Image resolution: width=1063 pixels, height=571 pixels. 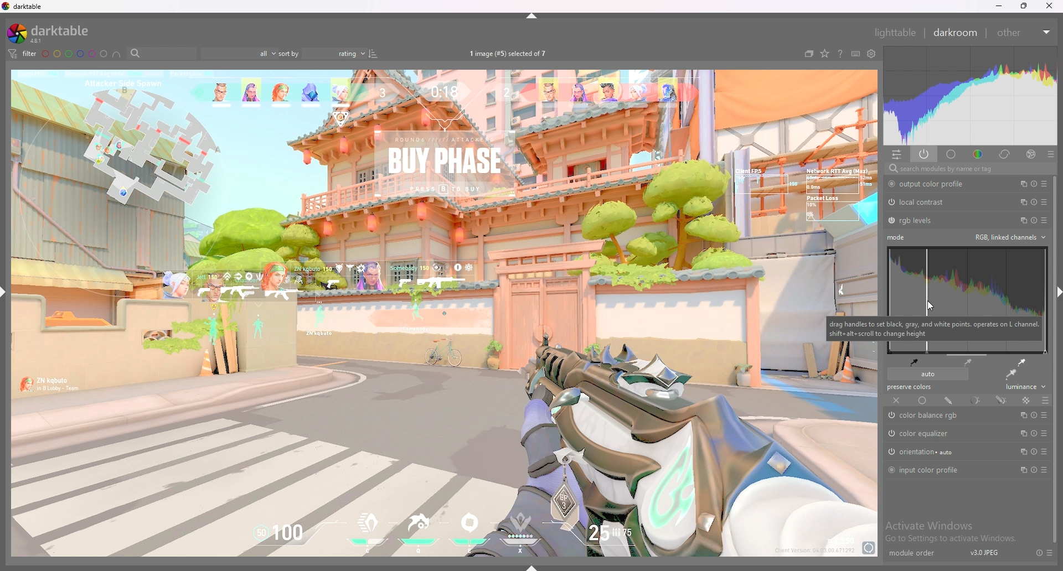 I want to click on apply auto, so click(x=1010, y=375).